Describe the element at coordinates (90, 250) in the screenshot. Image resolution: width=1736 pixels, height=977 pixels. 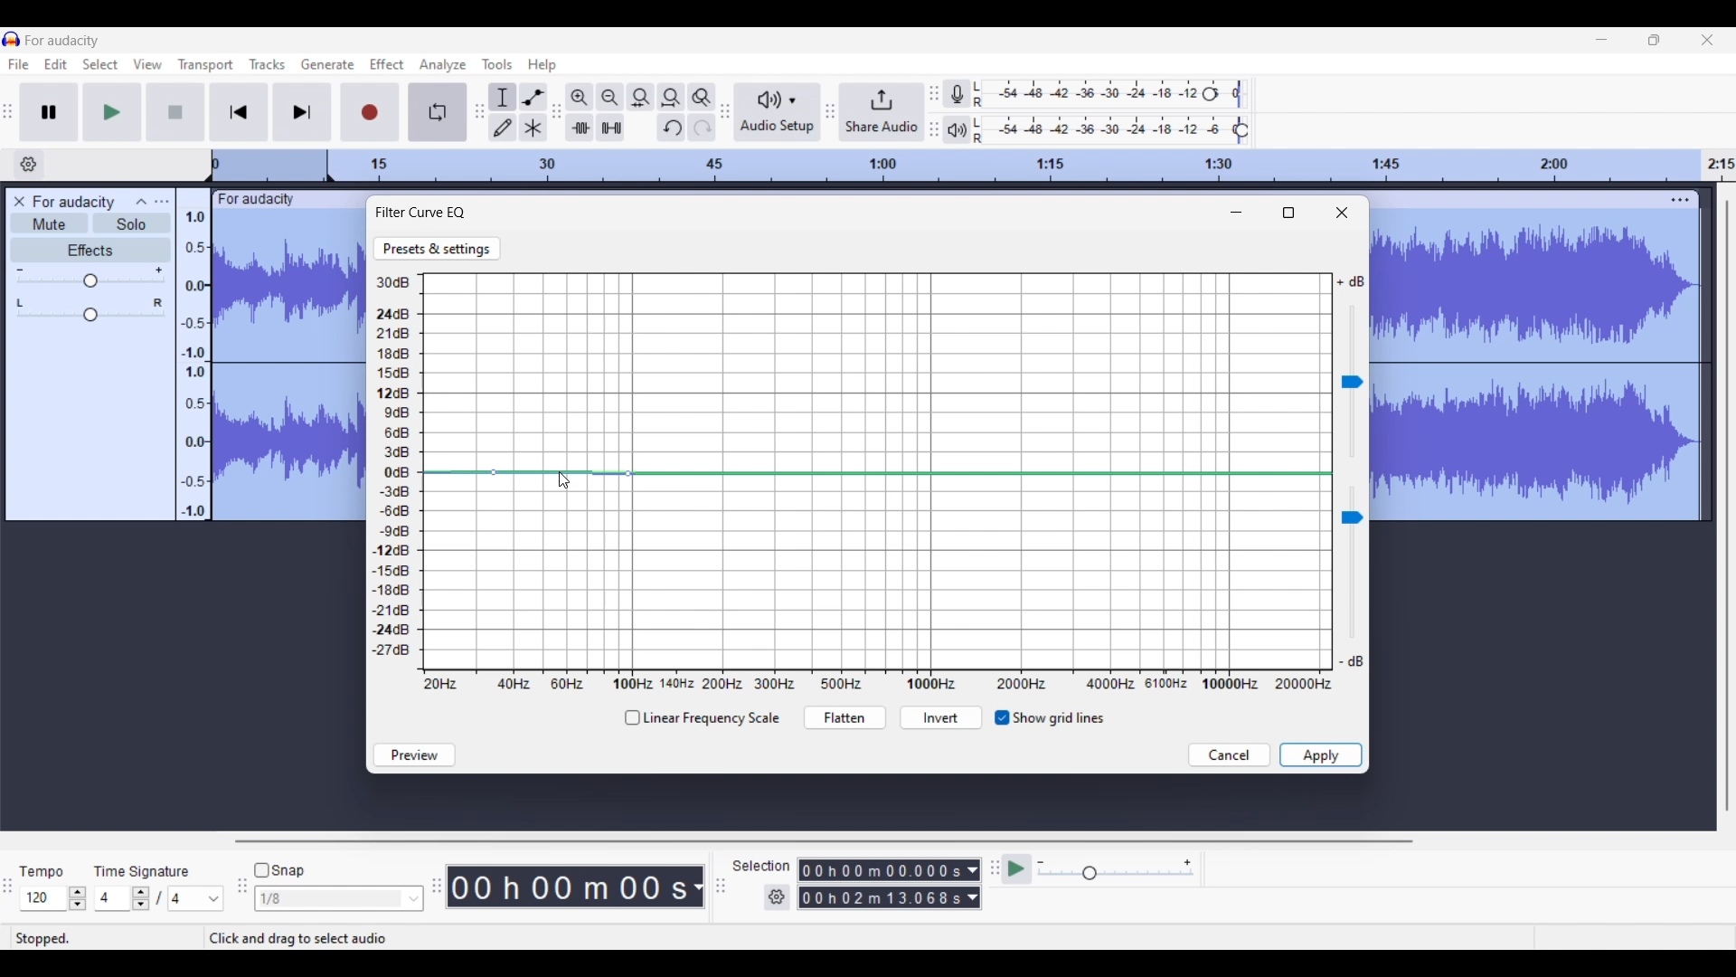
I see `Effects` at that location.